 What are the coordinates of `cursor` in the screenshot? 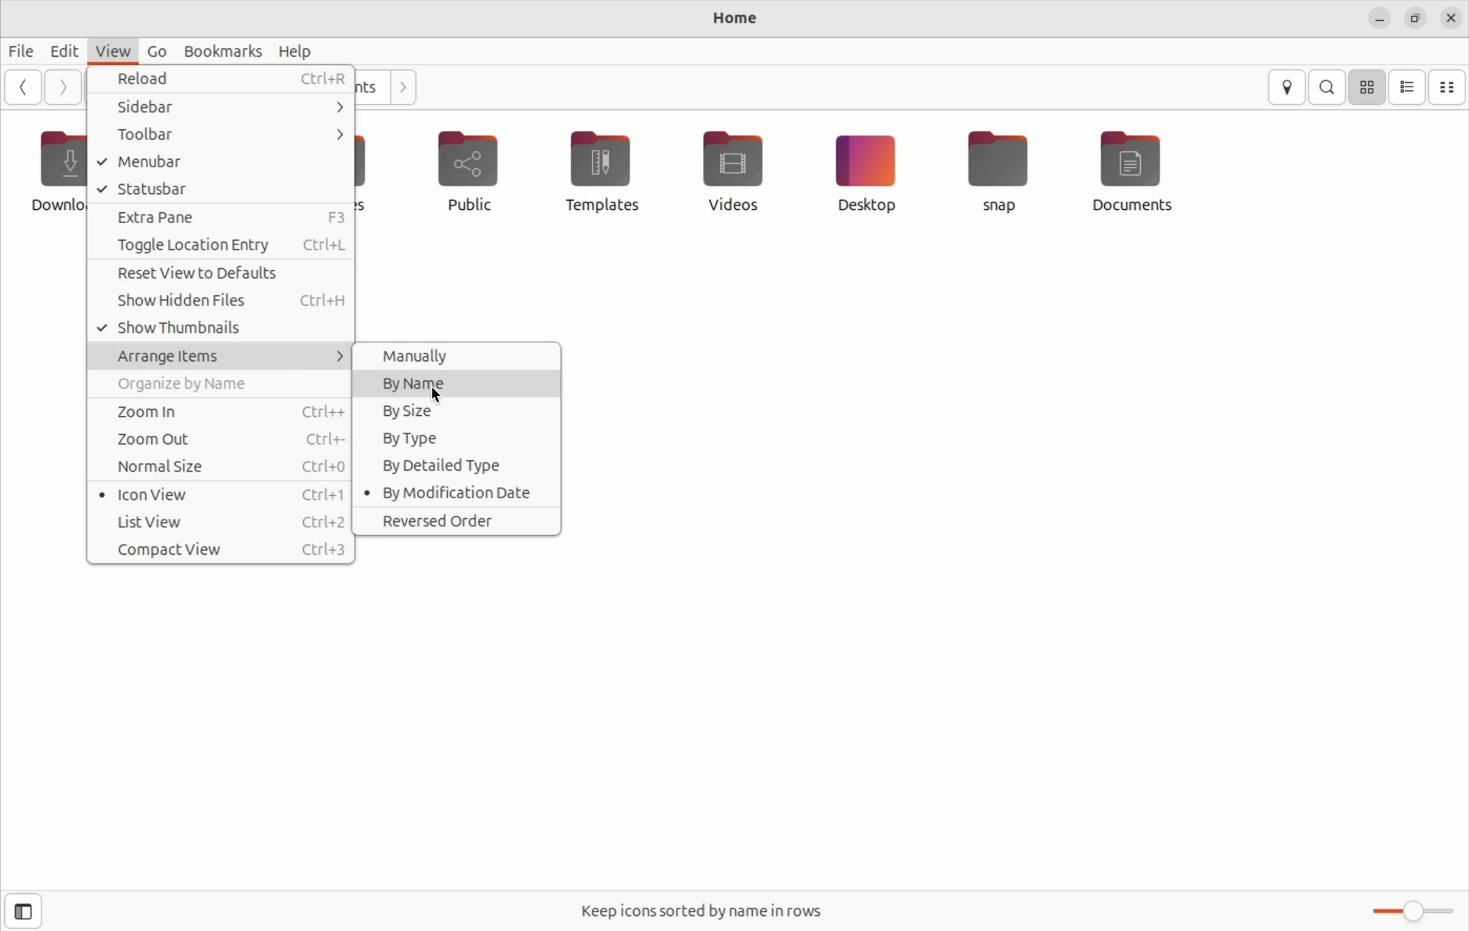 It's located at (437, 394).